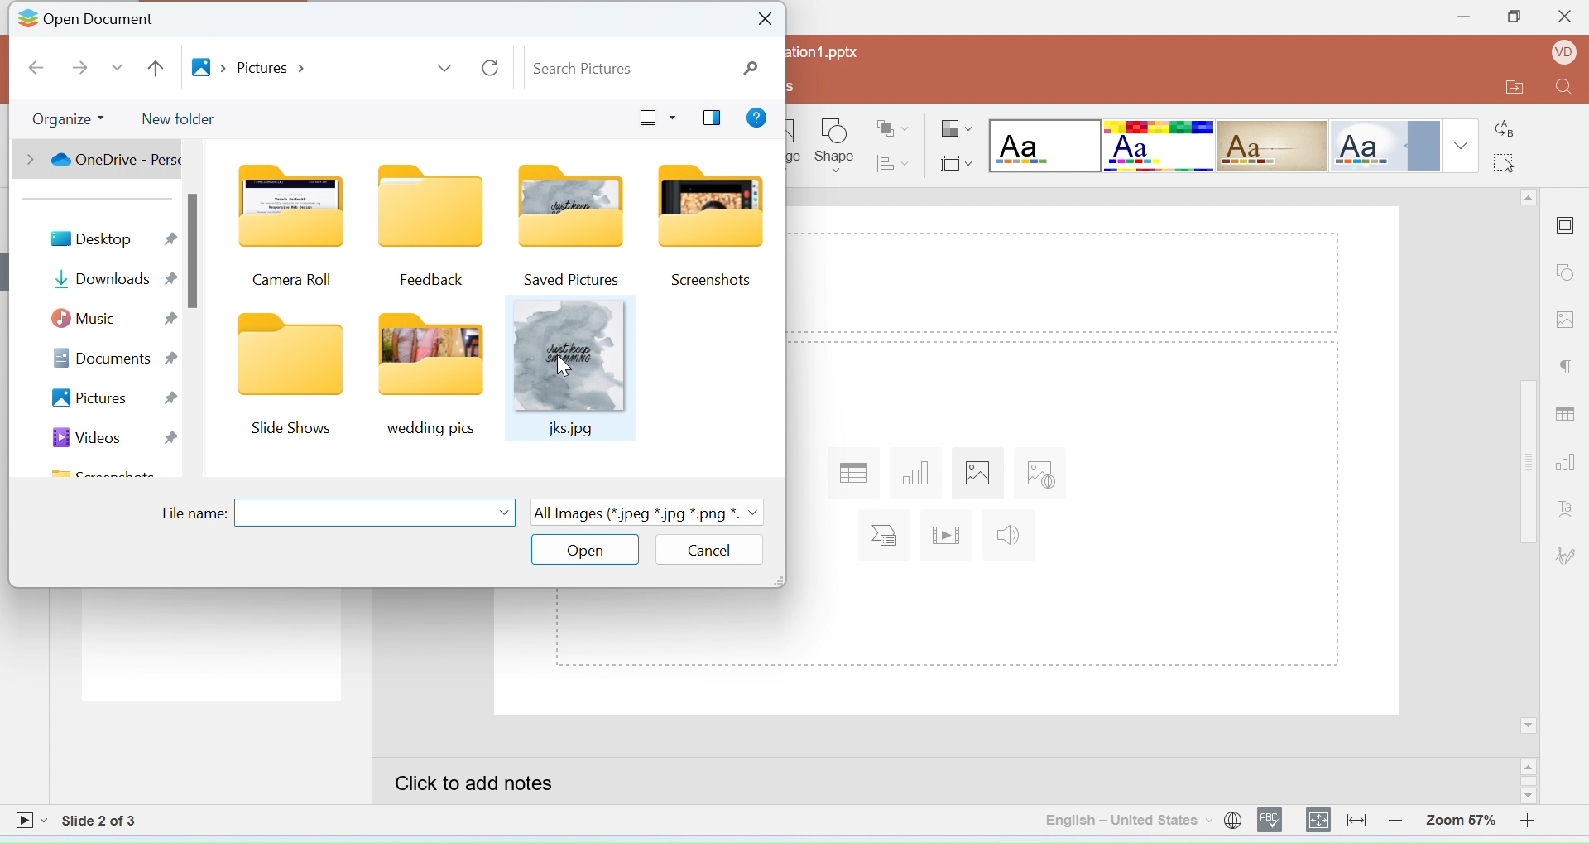  I want to click on pictures, so click(110, 399).